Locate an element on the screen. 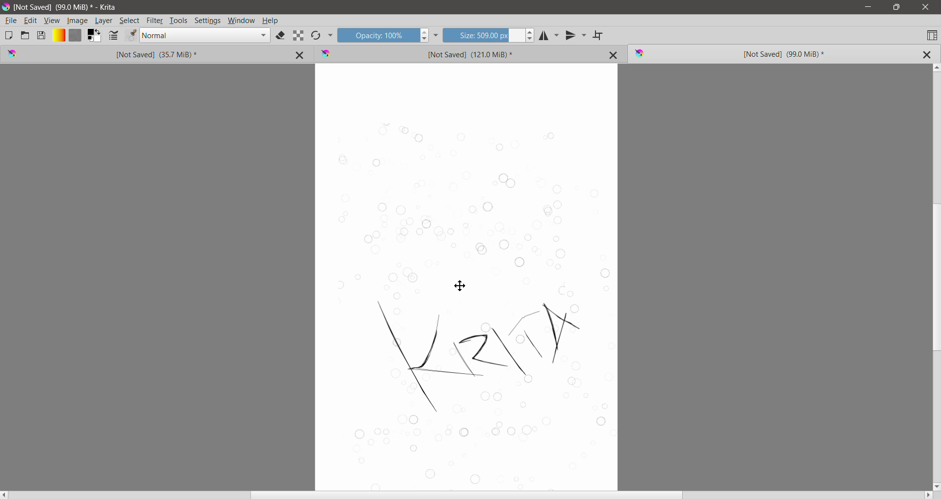 Image resolution: width=941 pixels, height=499 pixels. Save is located at coordinates (42, 35).